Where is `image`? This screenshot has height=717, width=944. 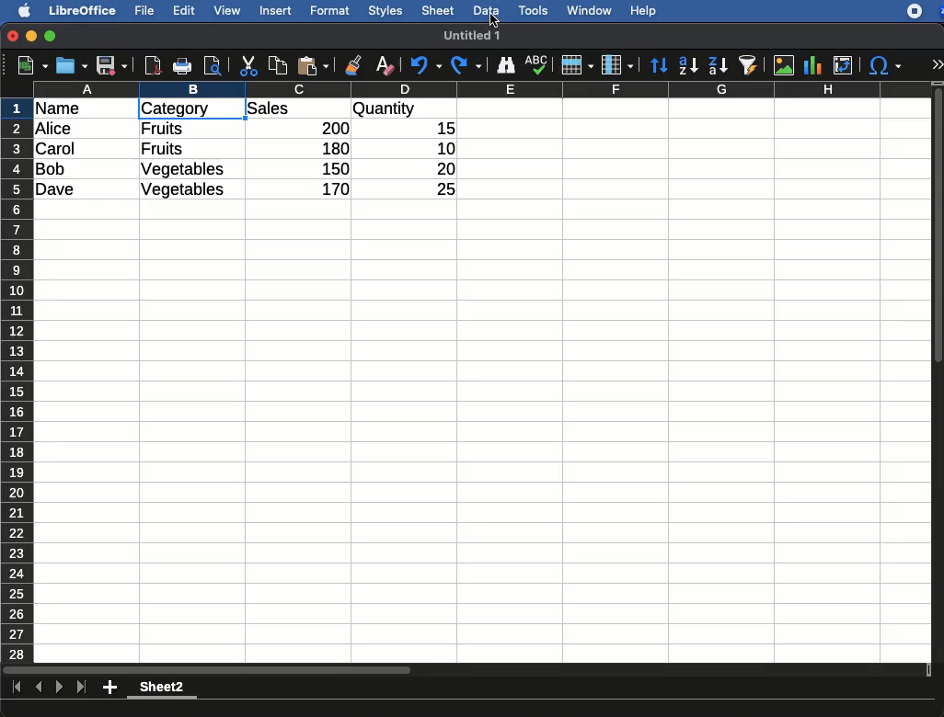
image is located at coordinates (786, 65).